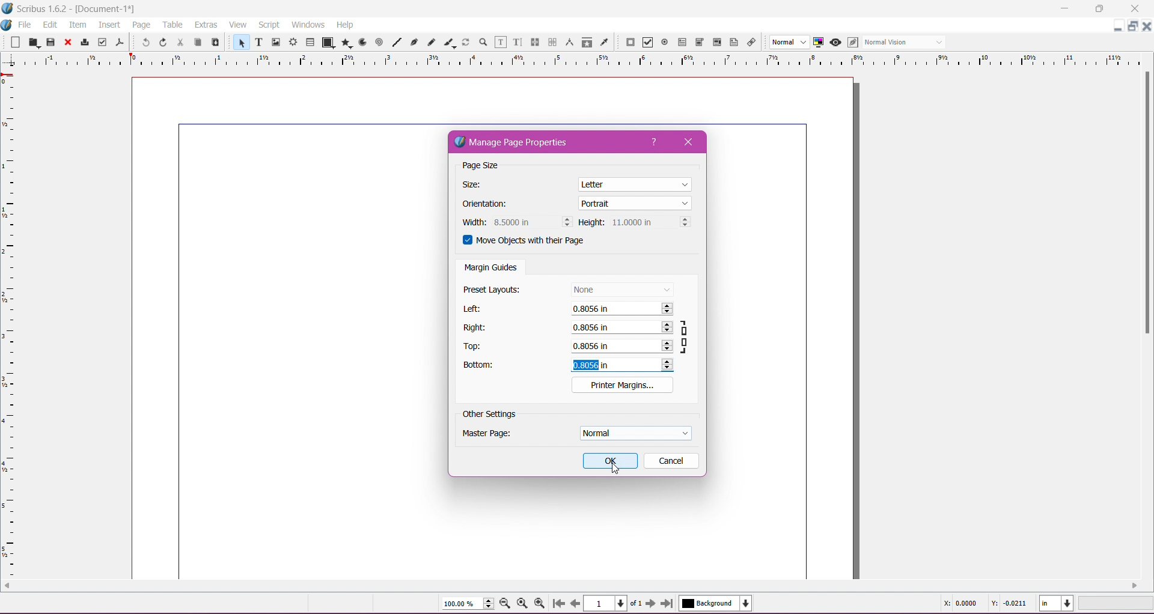 The height and width of the screenshot is (614, 1154). I want to click on Set Master Page Settings, so click(634, 433).